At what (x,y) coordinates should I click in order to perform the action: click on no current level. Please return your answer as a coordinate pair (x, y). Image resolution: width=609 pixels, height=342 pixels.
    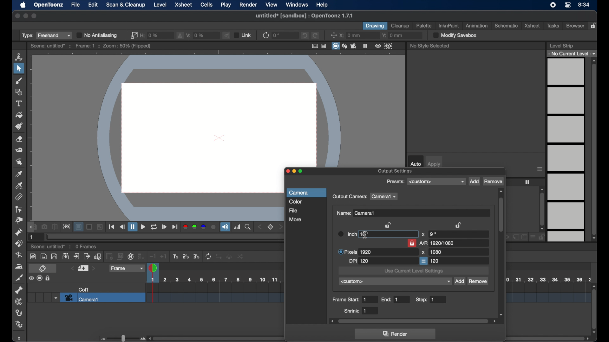
    Looking at the image, I should click on (573, 53).